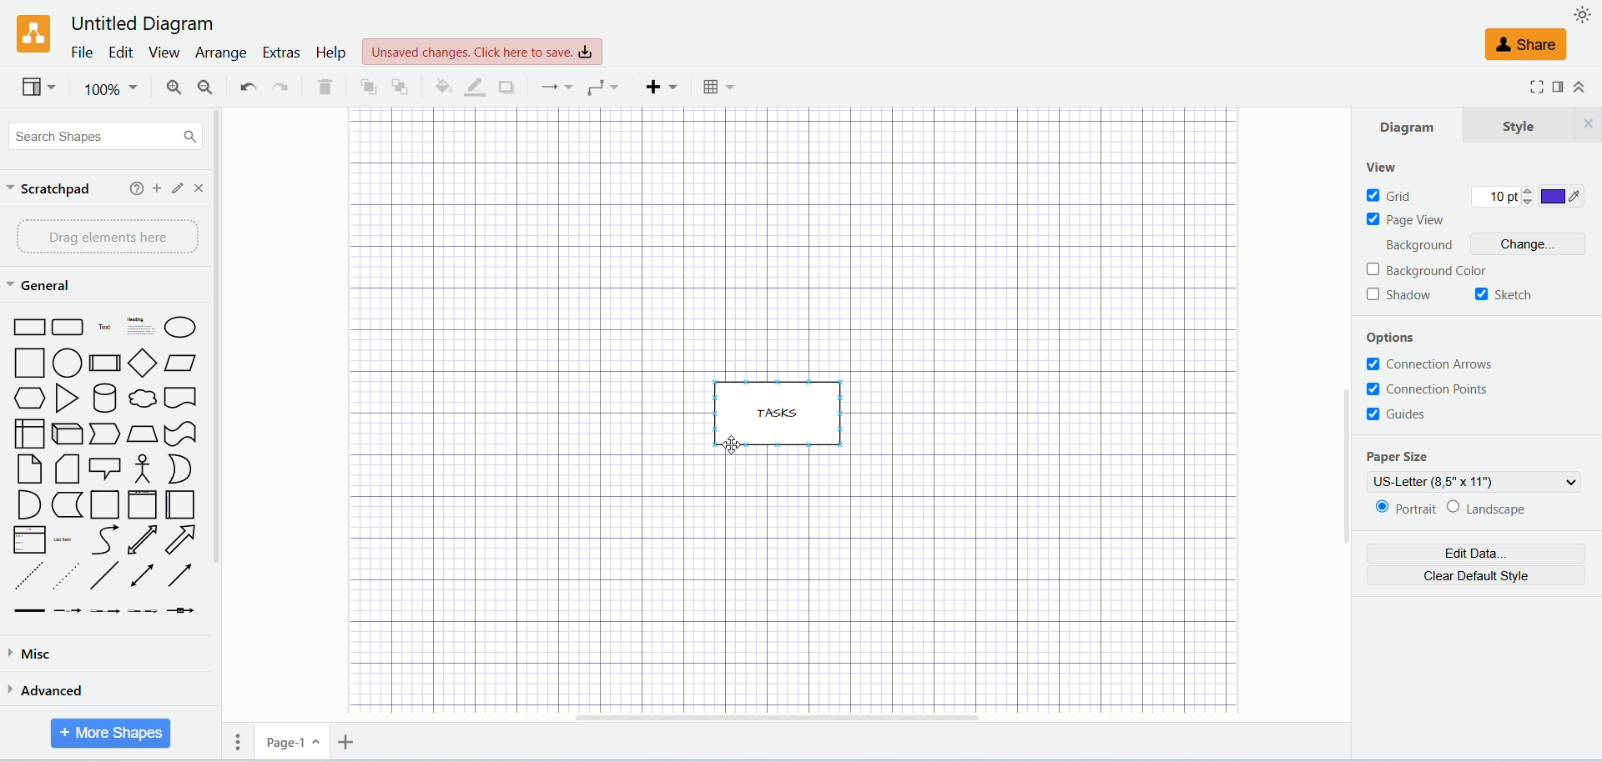  Describe the element at coordinates (1520, 243) in the screenshot. I see `change` at that location.